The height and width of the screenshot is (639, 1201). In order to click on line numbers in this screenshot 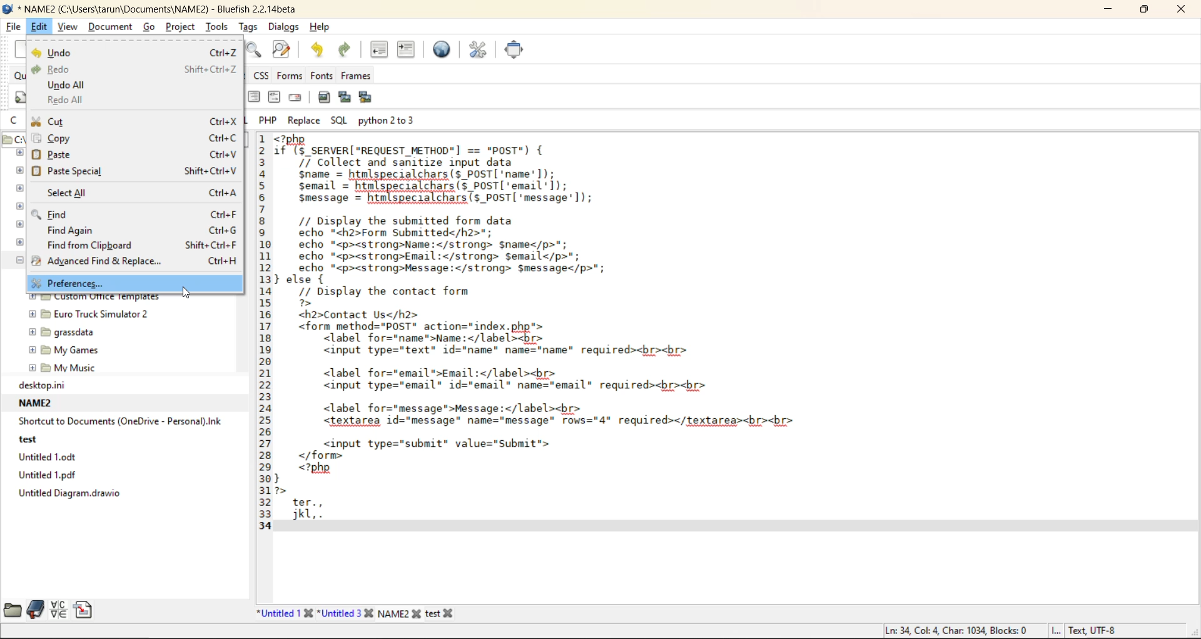, I will do `click(262, 333)`.